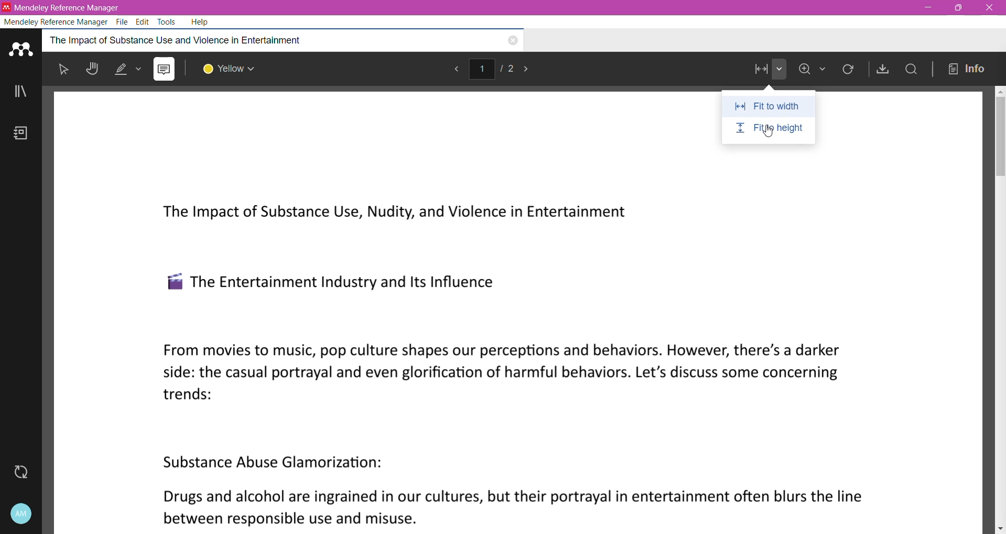 This screenshot has height=534, width=1006. What do you see at coordinates (124, 22) in the screenshot?
I see `File` at bounding box center [124, 22].